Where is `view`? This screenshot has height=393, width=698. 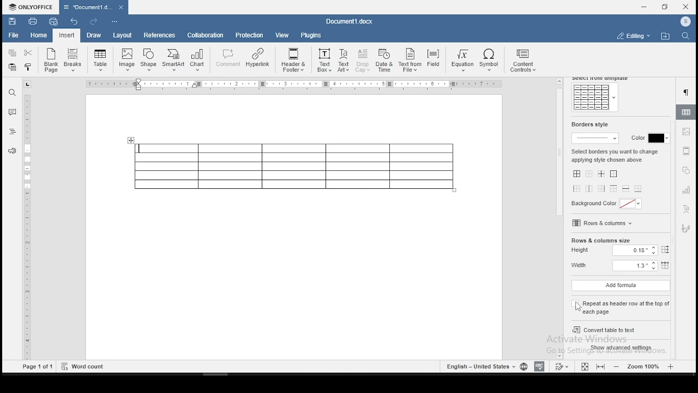 view is located at coordinates (283, 35).